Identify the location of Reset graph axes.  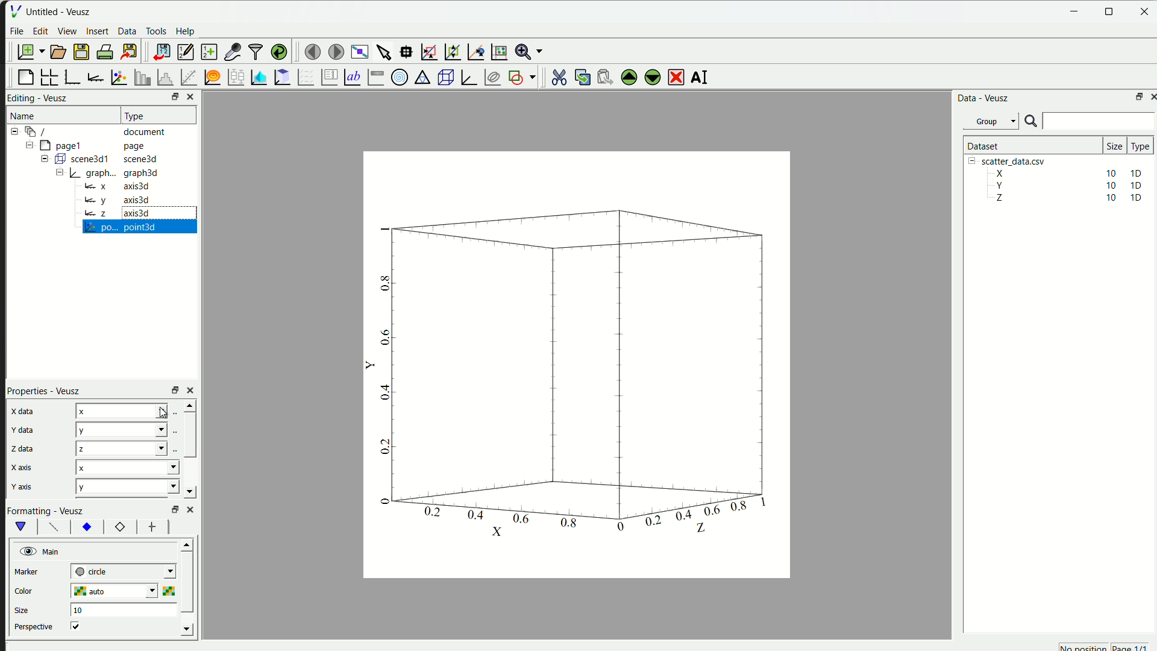
(498, 50).